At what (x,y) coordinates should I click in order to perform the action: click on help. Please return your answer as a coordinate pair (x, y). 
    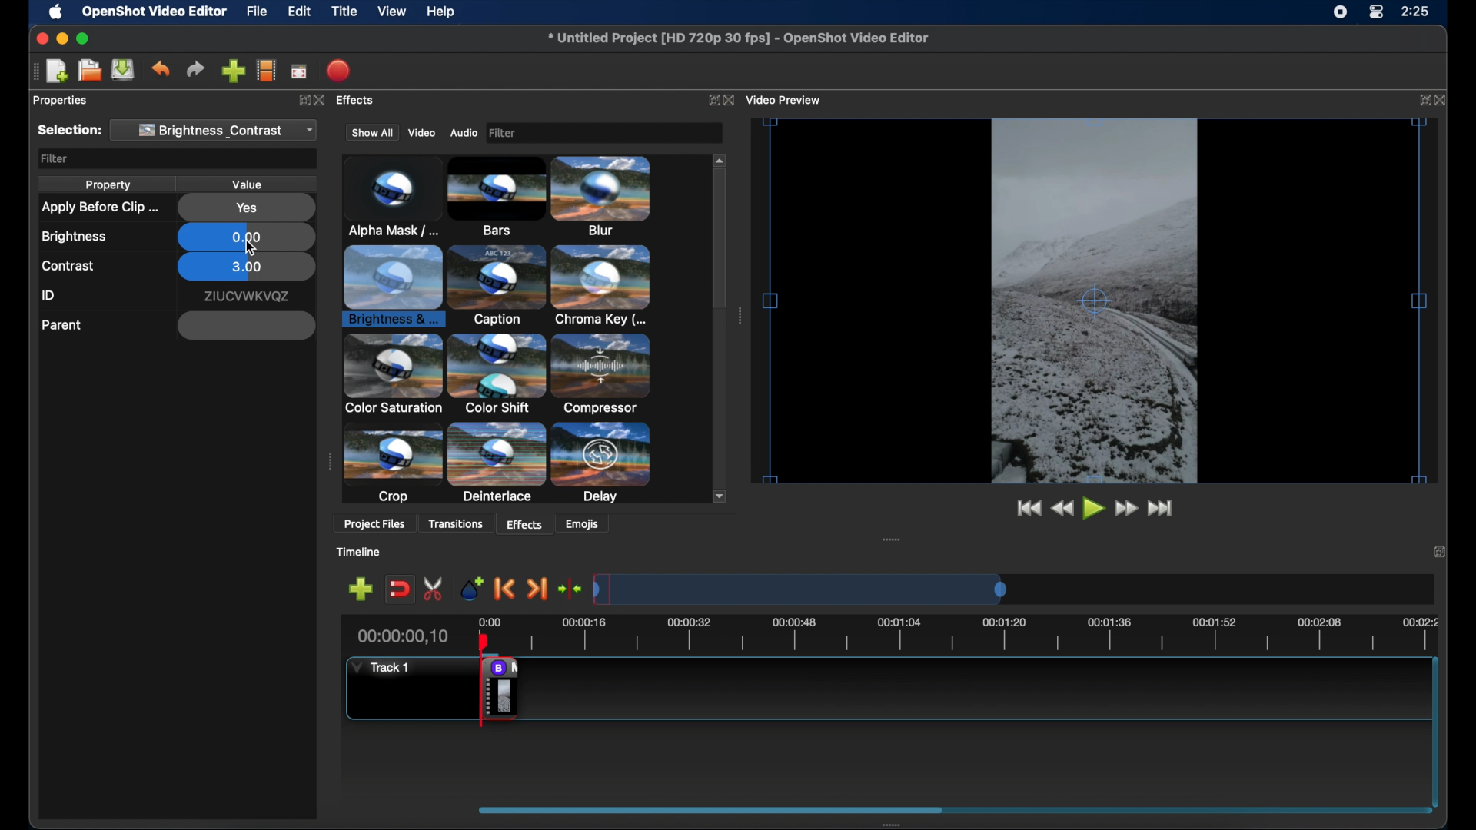
    Looking at the image, I should click on (443, 12).